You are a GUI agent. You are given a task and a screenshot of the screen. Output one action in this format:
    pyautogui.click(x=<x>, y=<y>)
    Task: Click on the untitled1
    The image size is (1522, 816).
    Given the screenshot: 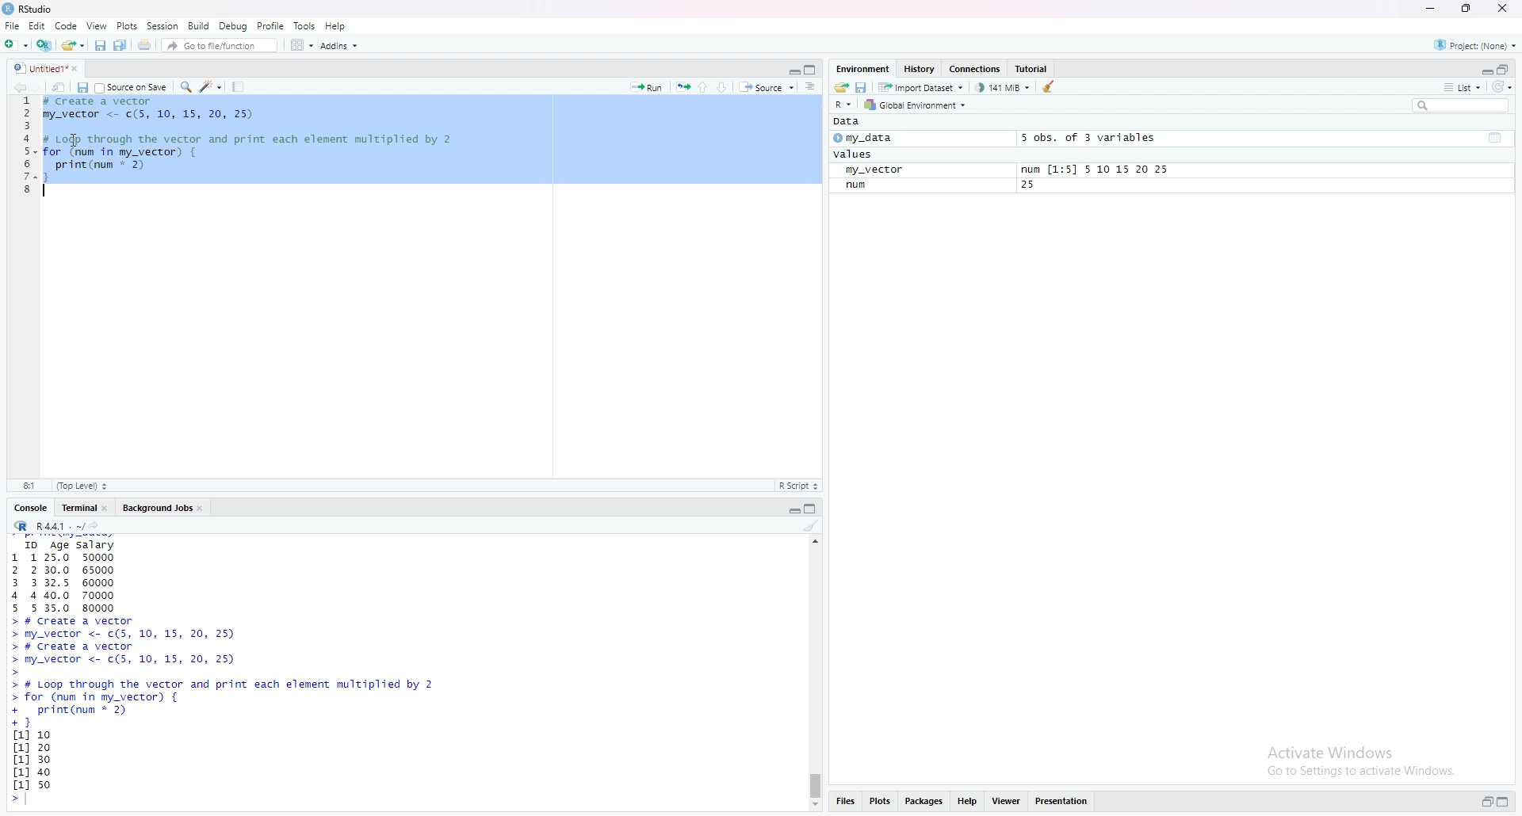 What is the action you would take?
    pyautogui.click(x=48, y=68)
    